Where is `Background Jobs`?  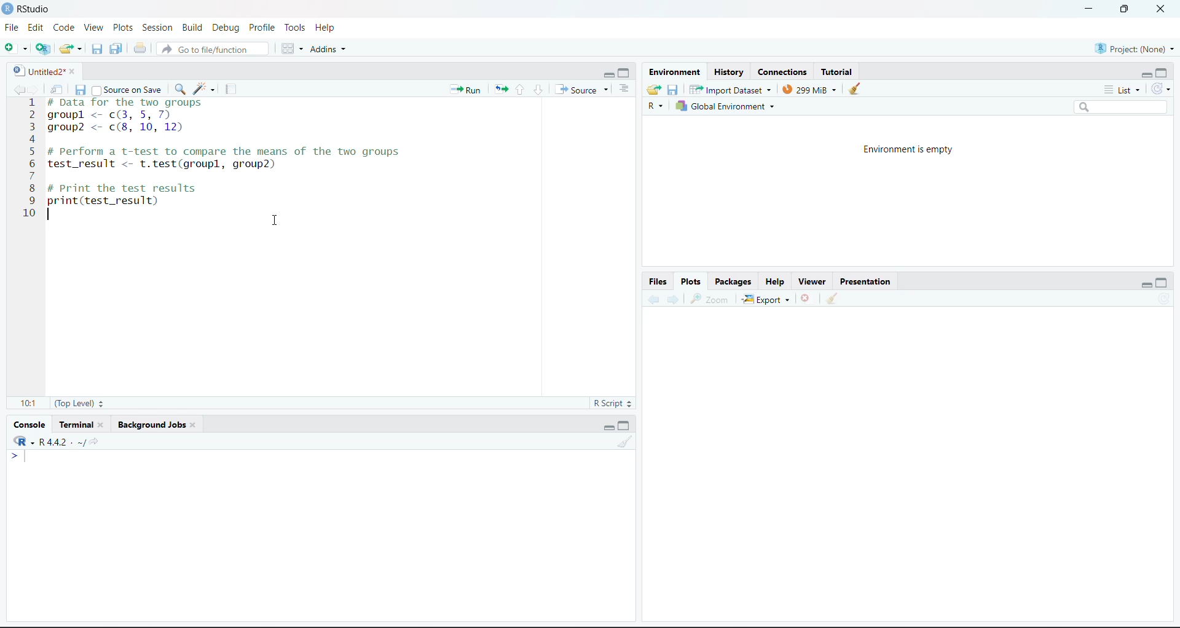 Background Jobs is located at coordinates (152, 426).